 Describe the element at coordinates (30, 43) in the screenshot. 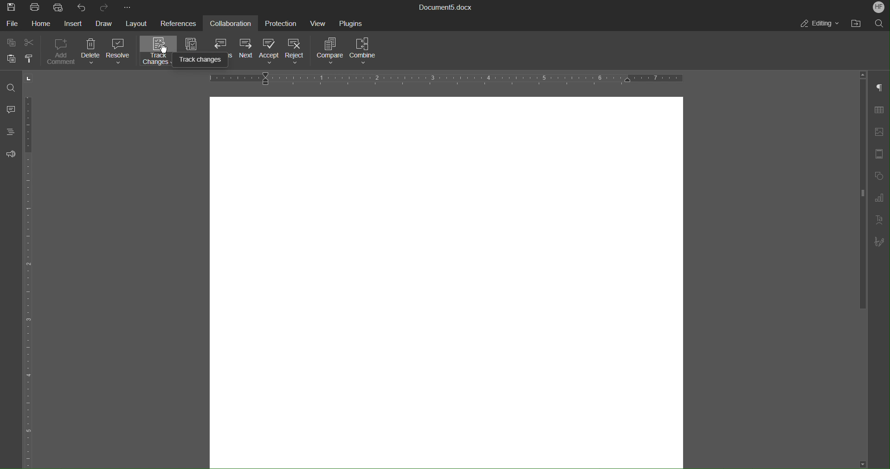

I see `Cut` at that location.